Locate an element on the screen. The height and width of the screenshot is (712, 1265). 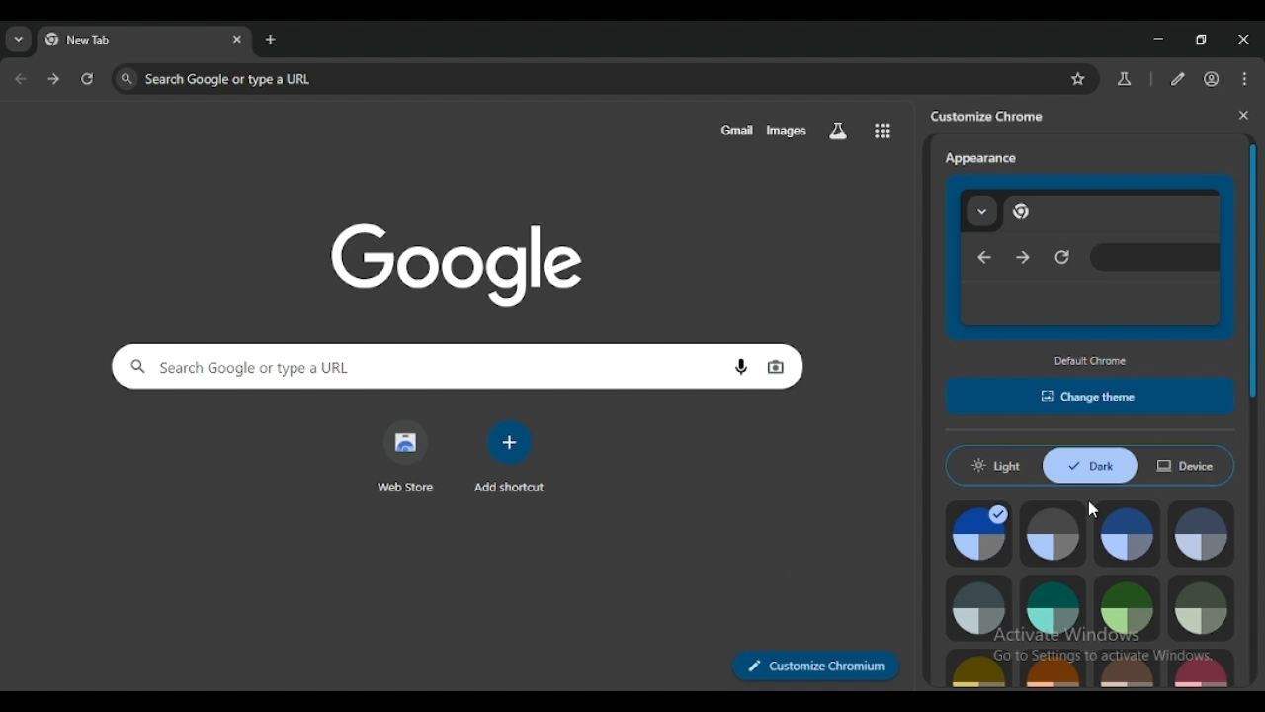
aqua is located at coordinates (1054, 608).